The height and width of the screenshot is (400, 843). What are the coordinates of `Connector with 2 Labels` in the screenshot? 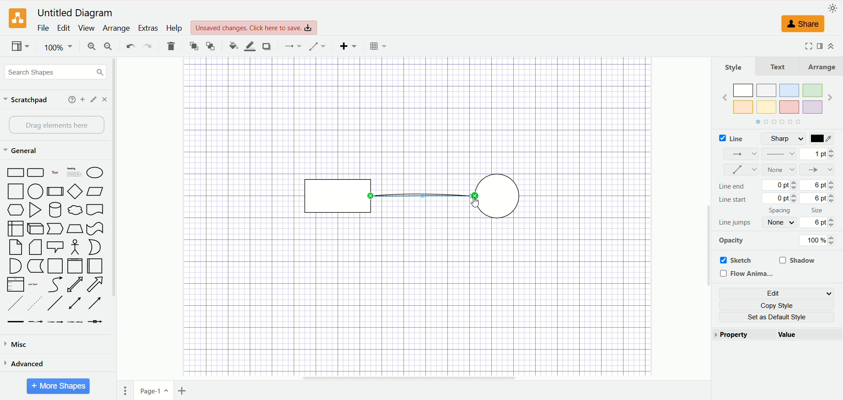 It's located at (56, 324).